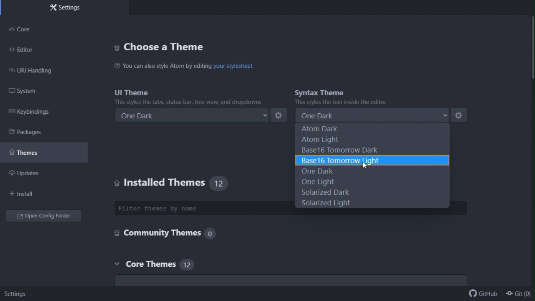 The width and height of the screenshot is (535, 301). Describe the element at coordinates (480, 295) in the screenshot. I see `github` at that location.